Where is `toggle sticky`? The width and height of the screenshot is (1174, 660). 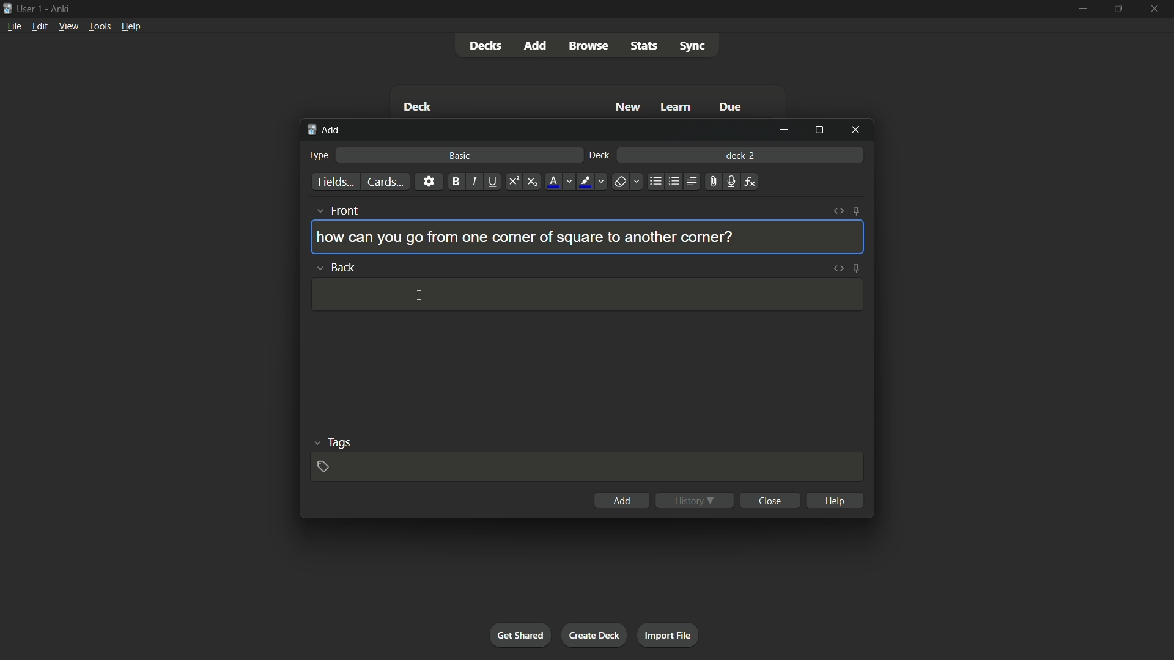 toggle sticky is located at coordinates (857, 268).